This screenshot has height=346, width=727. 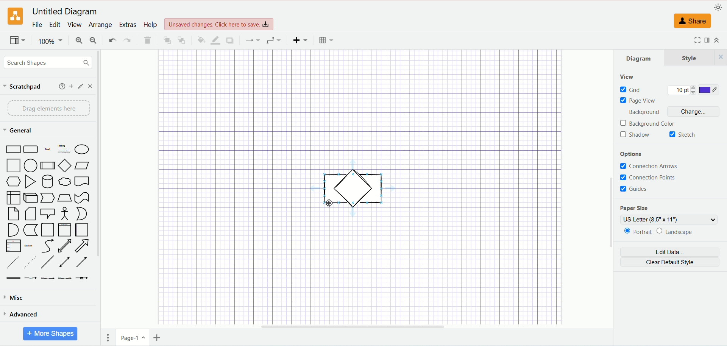 What do you see at coordinates (65, 12) in the screenshot?
I see `Untitled Diagram` at bounding box center [65, 12].